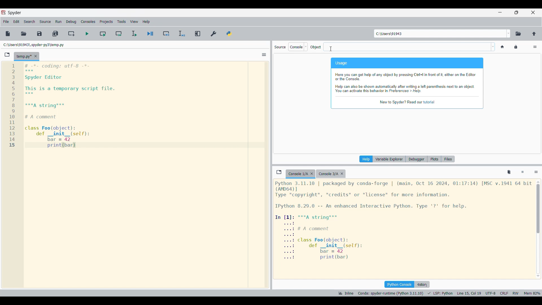  What do you see at coordinates (470, 293) in the screenshot?
I see `line 15 col 9` at bounding box center [470, 293].